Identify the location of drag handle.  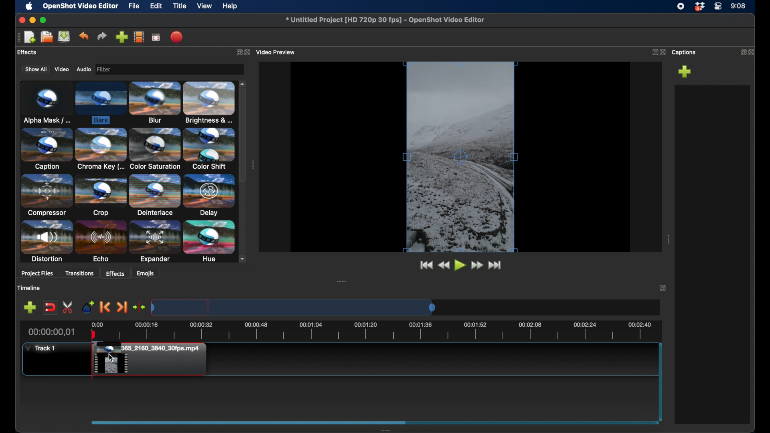
(668, 239).